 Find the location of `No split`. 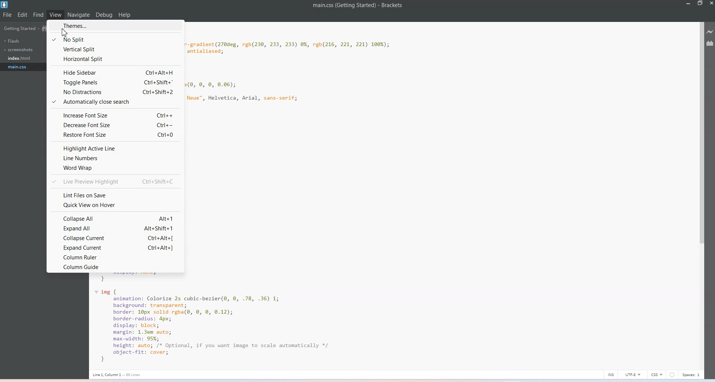

No split is located at coordinates (116, 38).